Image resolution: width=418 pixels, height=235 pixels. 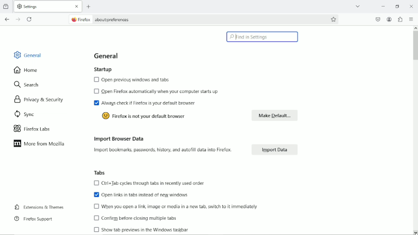 What do you see at coordinates (276, 116) in the screenshot?
I see `make default` at bounding box center [276, 116].